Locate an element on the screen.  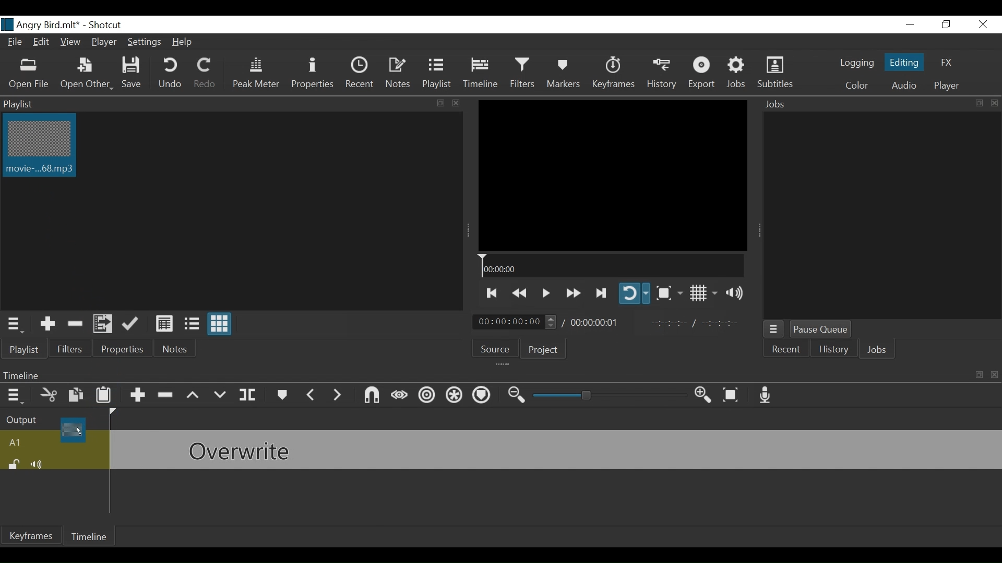
resize is located at coordinates (978, 103).